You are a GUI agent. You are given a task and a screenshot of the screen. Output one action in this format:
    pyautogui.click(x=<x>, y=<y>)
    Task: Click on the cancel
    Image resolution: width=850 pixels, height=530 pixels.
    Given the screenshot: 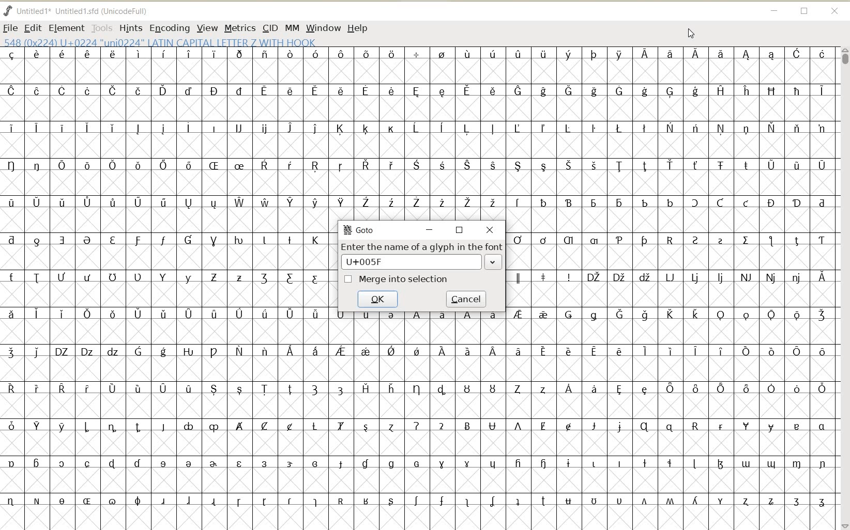 What is the action you would take?
    pyautogui.click(x=467, y=298)
    